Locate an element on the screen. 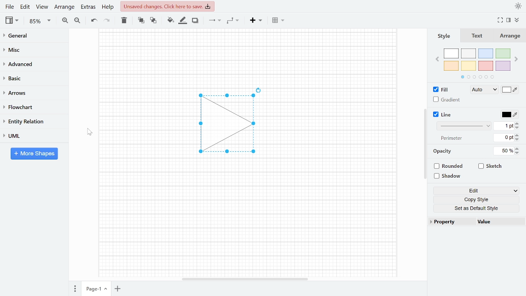  Triangle is located at coordinates (231, 126).